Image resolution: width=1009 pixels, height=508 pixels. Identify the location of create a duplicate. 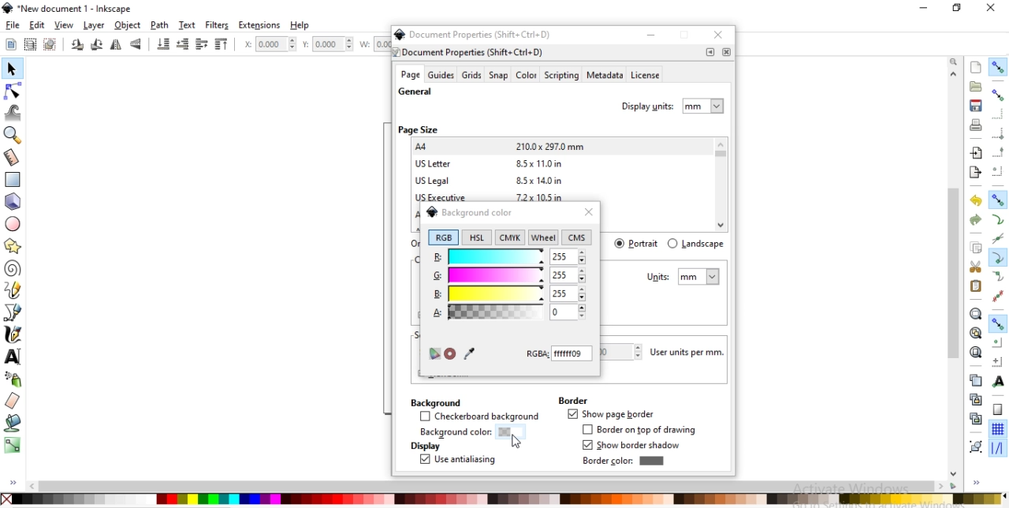
(976, 381).